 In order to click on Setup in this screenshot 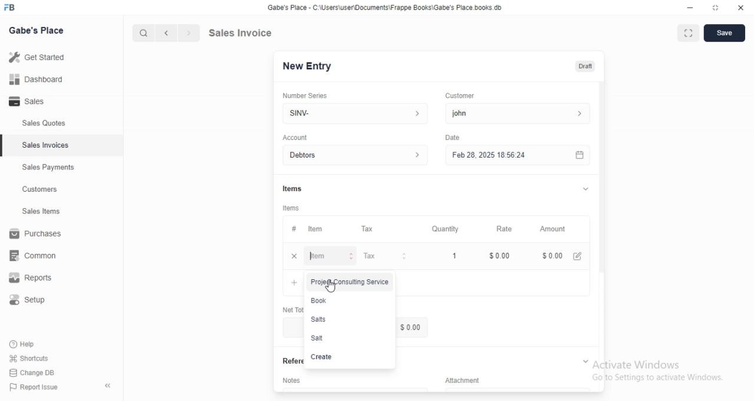, I will do `click(34, 302)`.